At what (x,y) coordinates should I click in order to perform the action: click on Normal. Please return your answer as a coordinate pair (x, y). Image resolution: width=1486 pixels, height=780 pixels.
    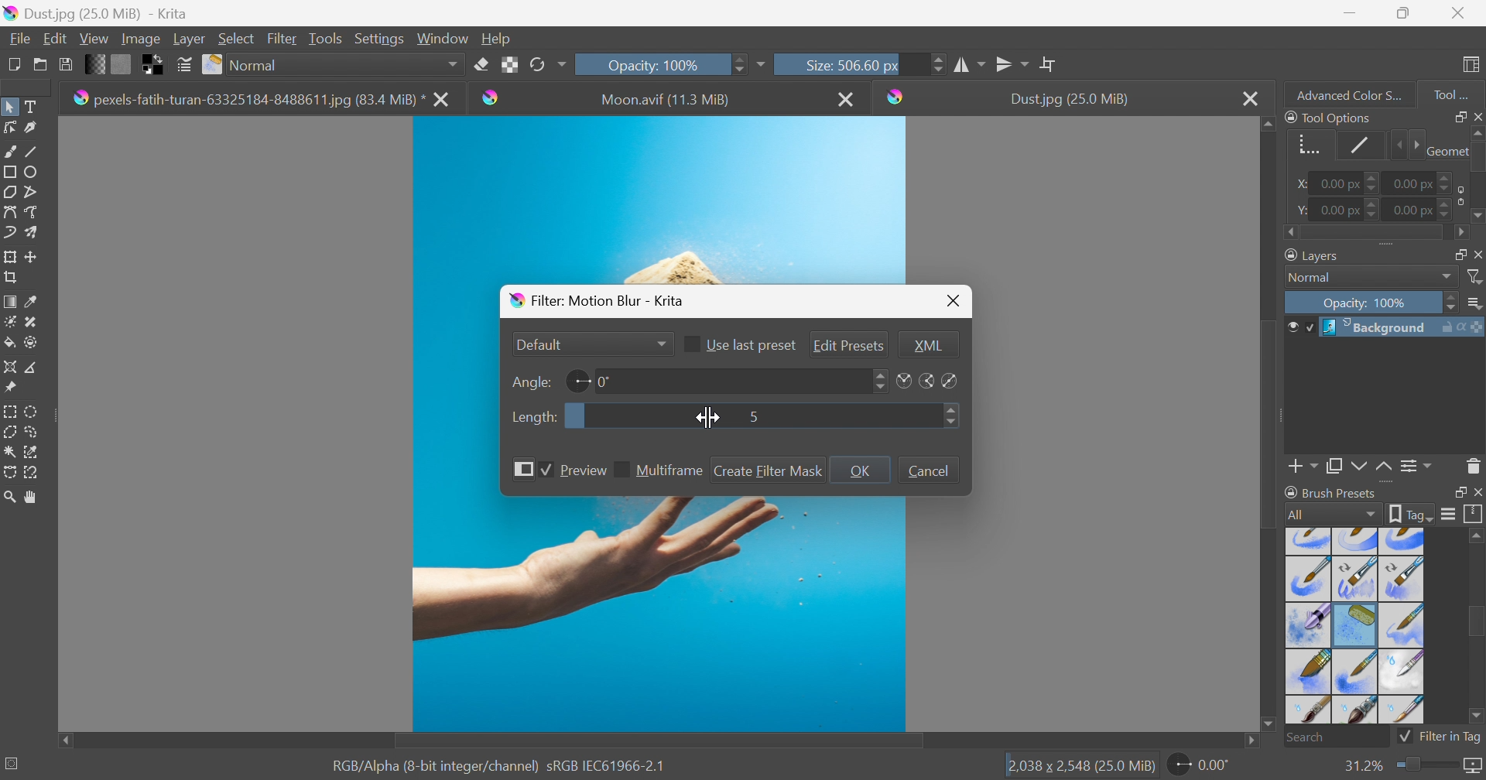
    Looking at the image, I should click on (1314, 278).